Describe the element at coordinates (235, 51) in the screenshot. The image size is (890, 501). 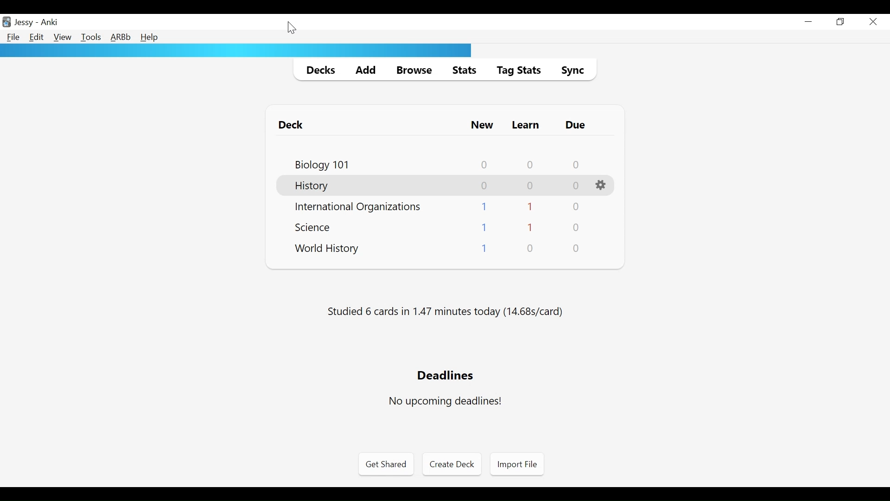
I see `rectangle panel` at that location.